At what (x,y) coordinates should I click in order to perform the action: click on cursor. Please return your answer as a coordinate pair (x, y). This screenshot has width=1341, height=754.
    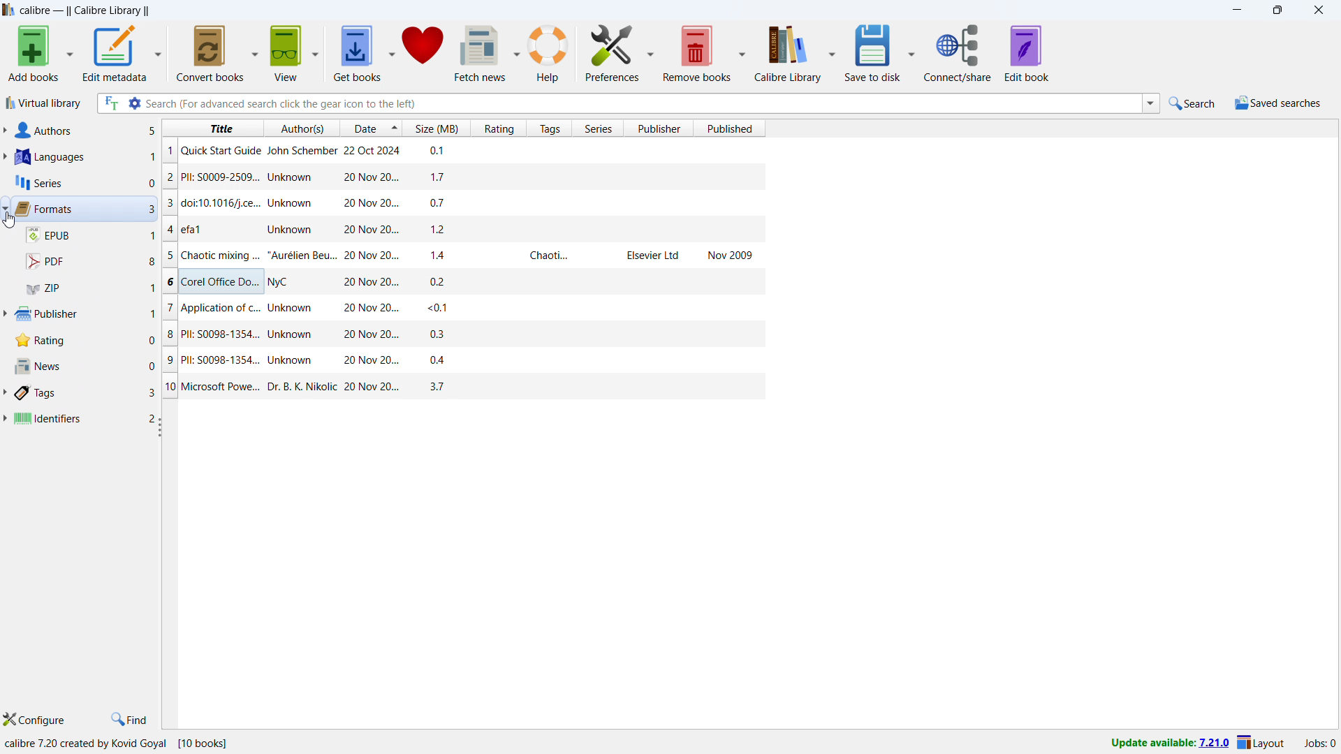
    Looking at the image, I should click on (9, 221).